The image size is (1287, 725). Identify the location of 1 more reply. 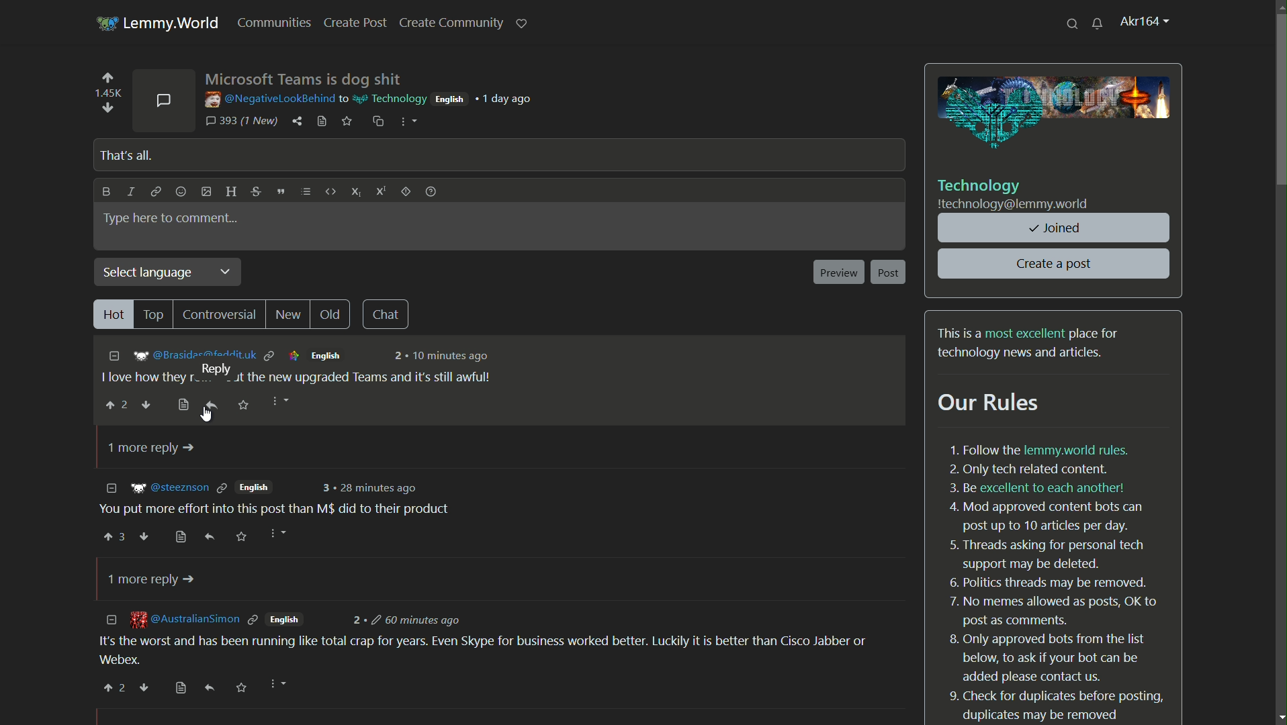
(148, 448).